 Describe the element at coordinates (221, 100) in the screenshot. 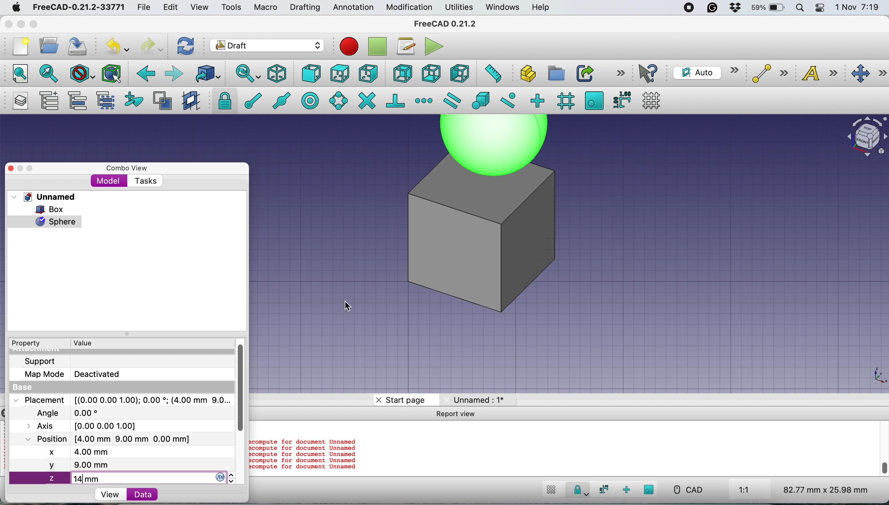

I see `snap lock` at that location.